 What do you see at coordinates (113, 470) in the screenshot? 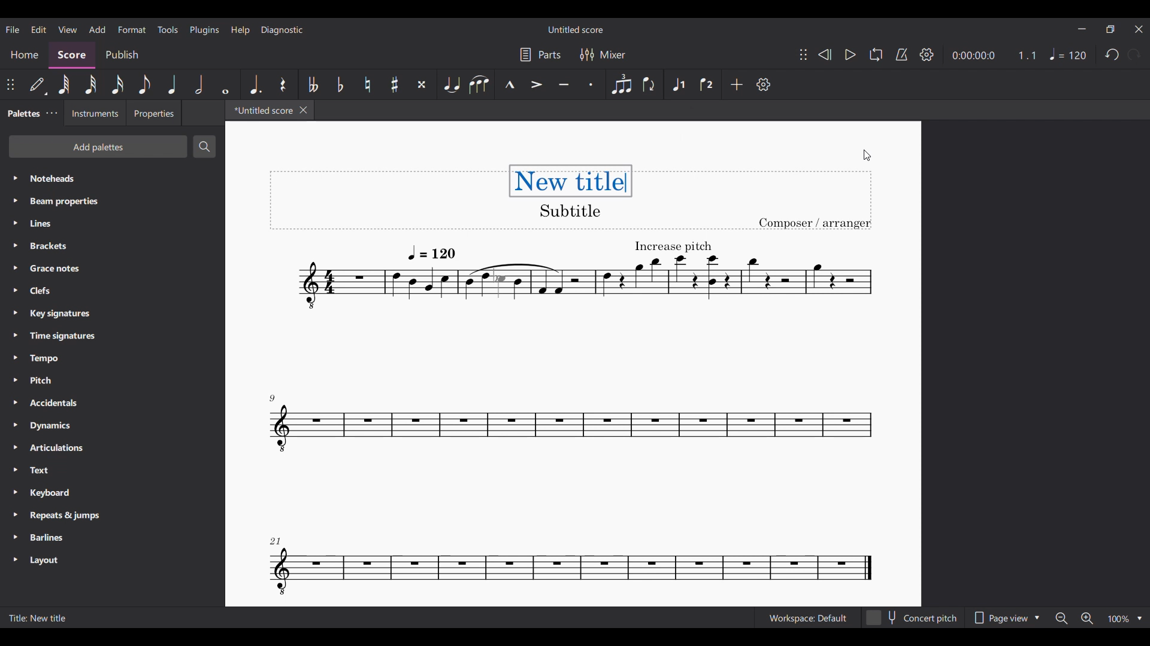
I see `Text` at bounding box center [113, 470].